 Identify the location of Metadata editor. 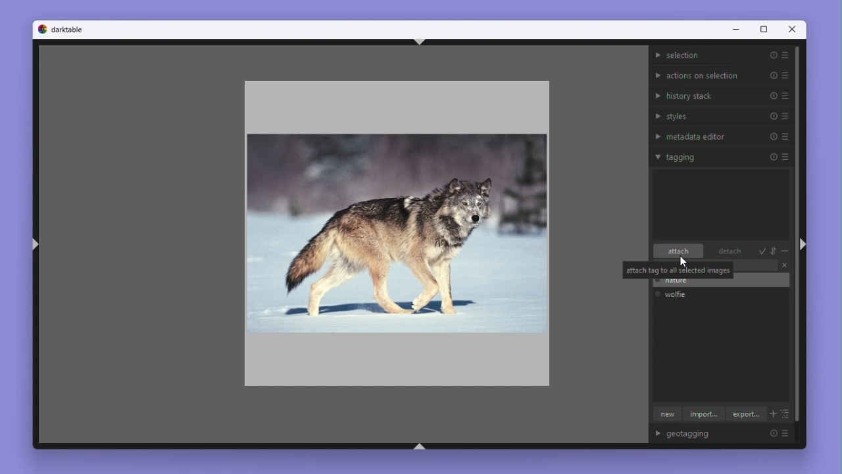
(722, 135).